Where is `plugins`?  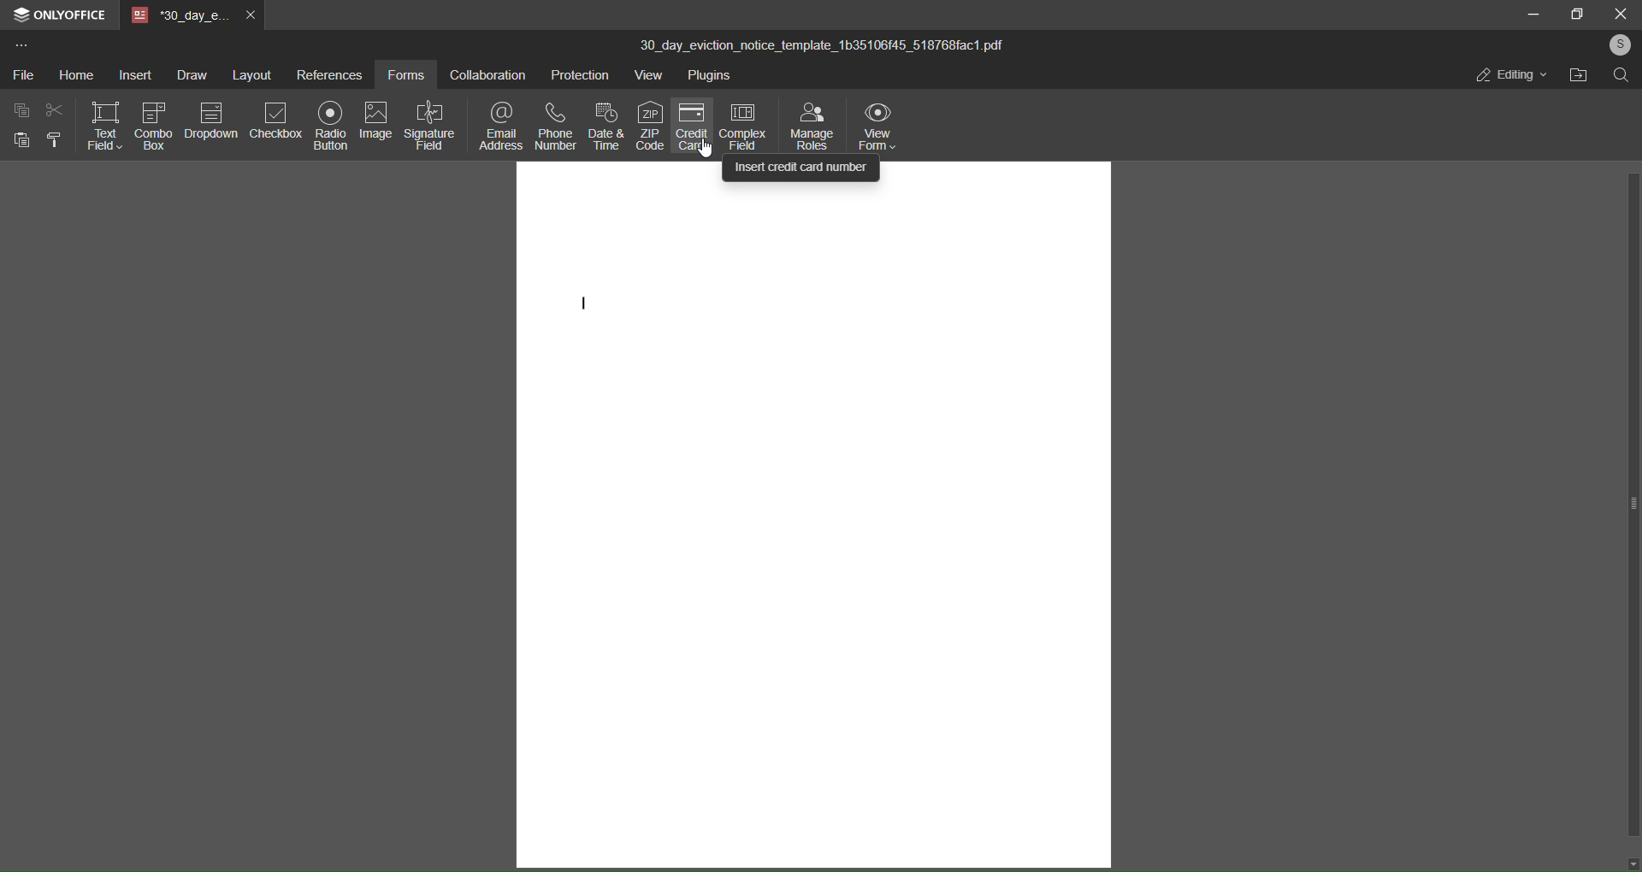
plugins is located at coordinates (712, 77).